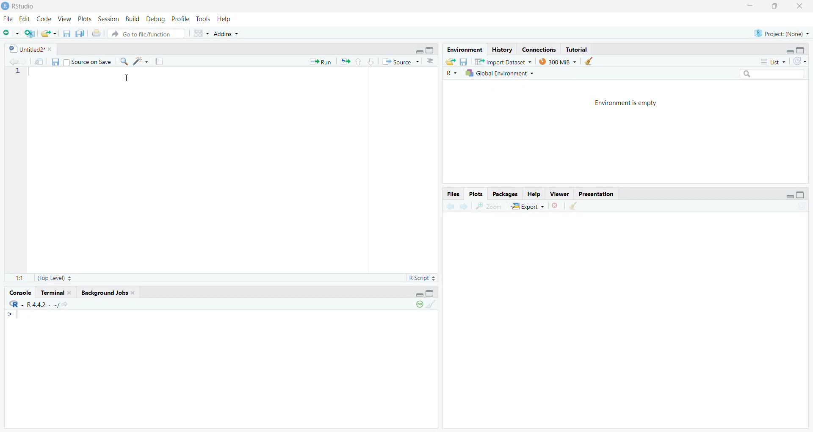 The image size is (813, 432). Describe the element at coordinates (774, 62) in the screenshot. I see `List ` at that location.